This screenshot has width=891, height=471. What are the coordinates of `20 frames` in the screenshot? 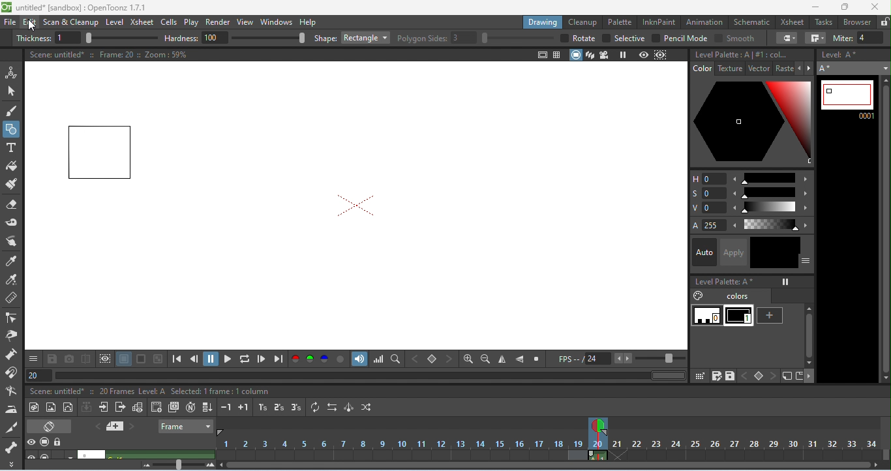 It's located at (112, 391).